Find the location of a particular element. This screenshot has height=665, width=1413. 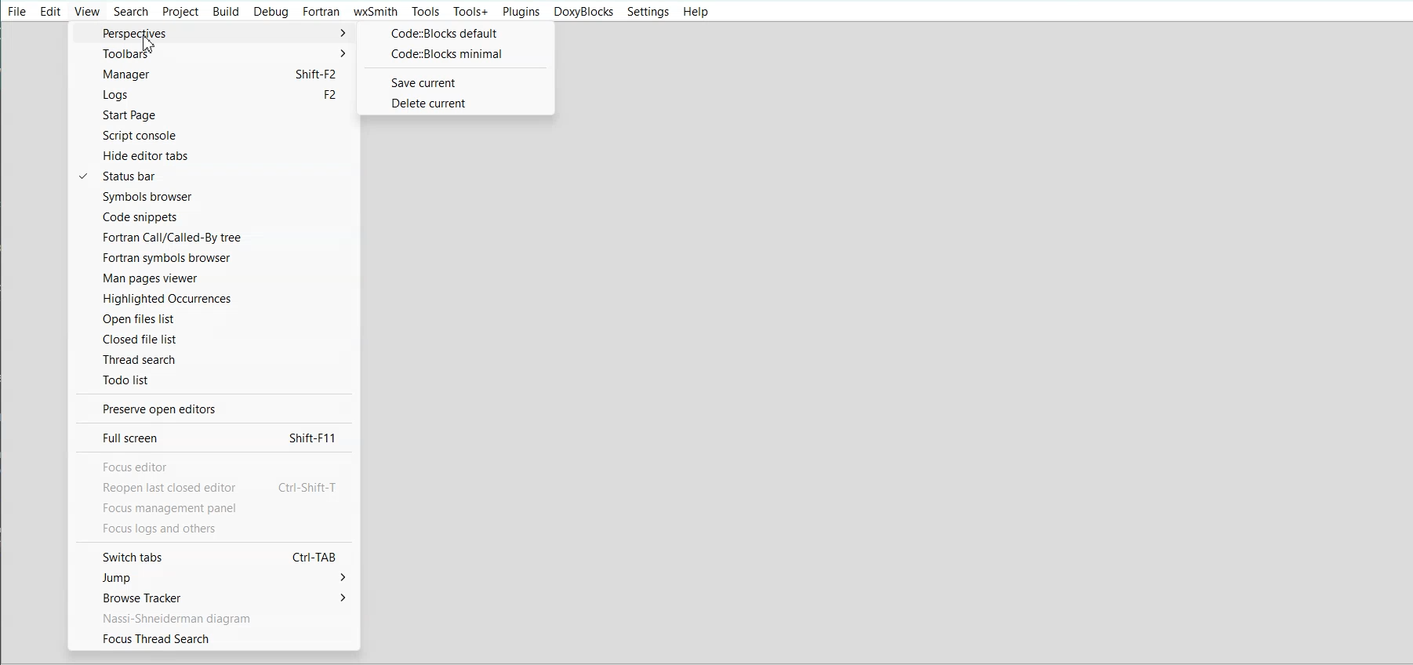

Code:: Blocks minimal is located at coordinates (454, 56).